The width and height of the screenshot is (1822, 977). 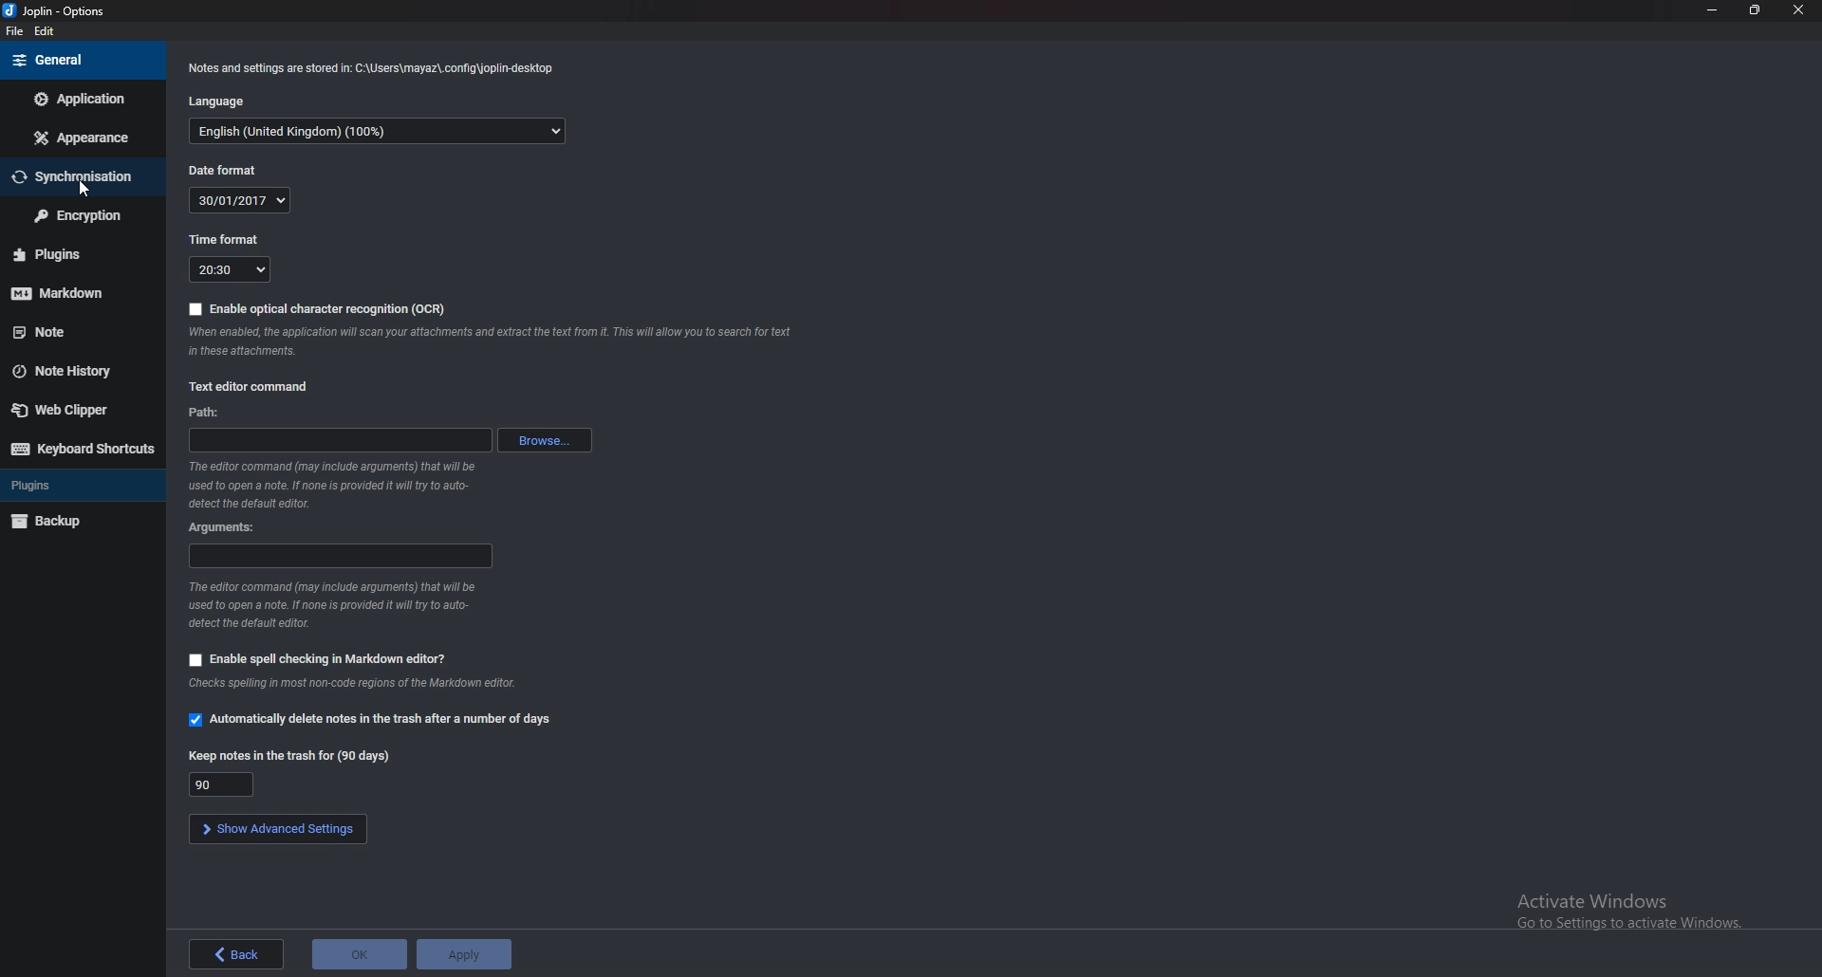 I want to click on info, so click(x=371, y=66).